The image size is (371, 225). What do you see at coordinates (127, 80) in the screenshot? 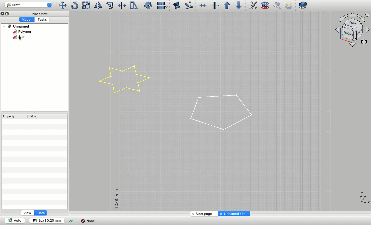
I see `Star` at bounding box center [127, 80].